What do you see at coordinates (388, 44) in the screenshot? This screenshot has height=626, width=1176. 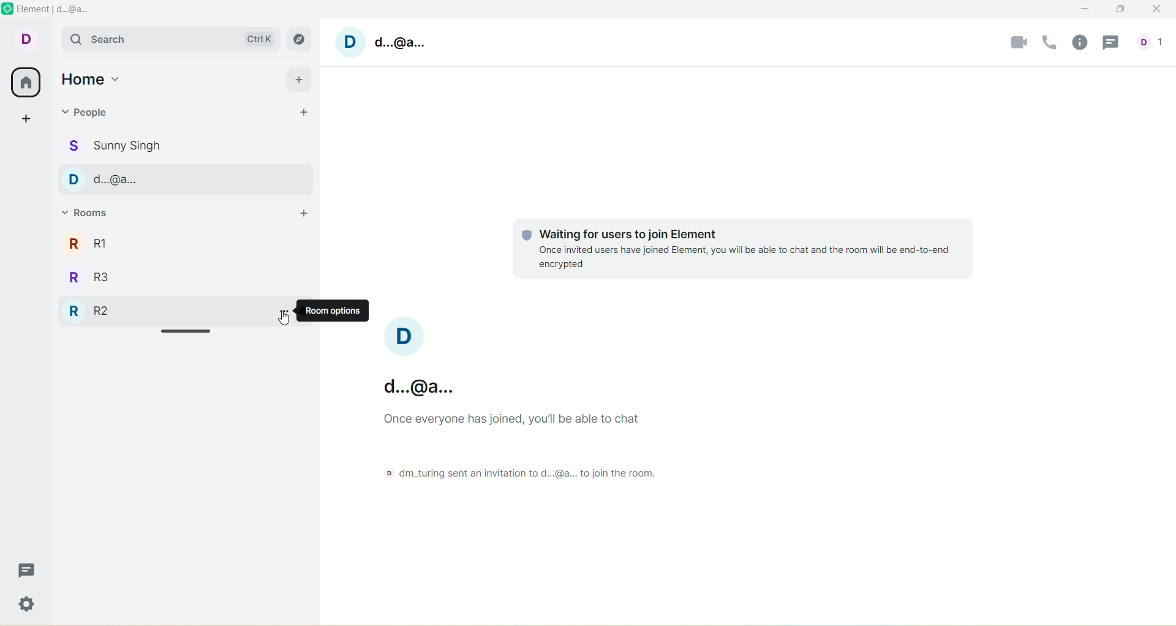 I see `account` at bounding box center [388, 44].